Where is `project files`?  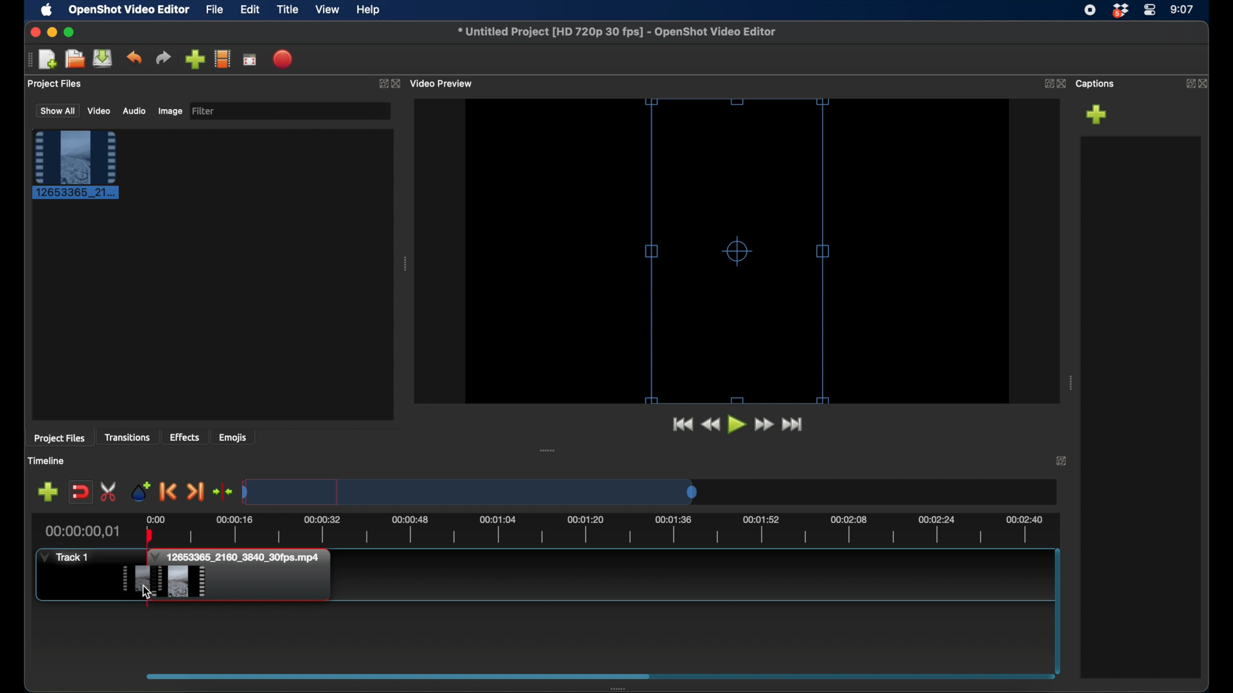 project files is located at coordinates (61, 439).